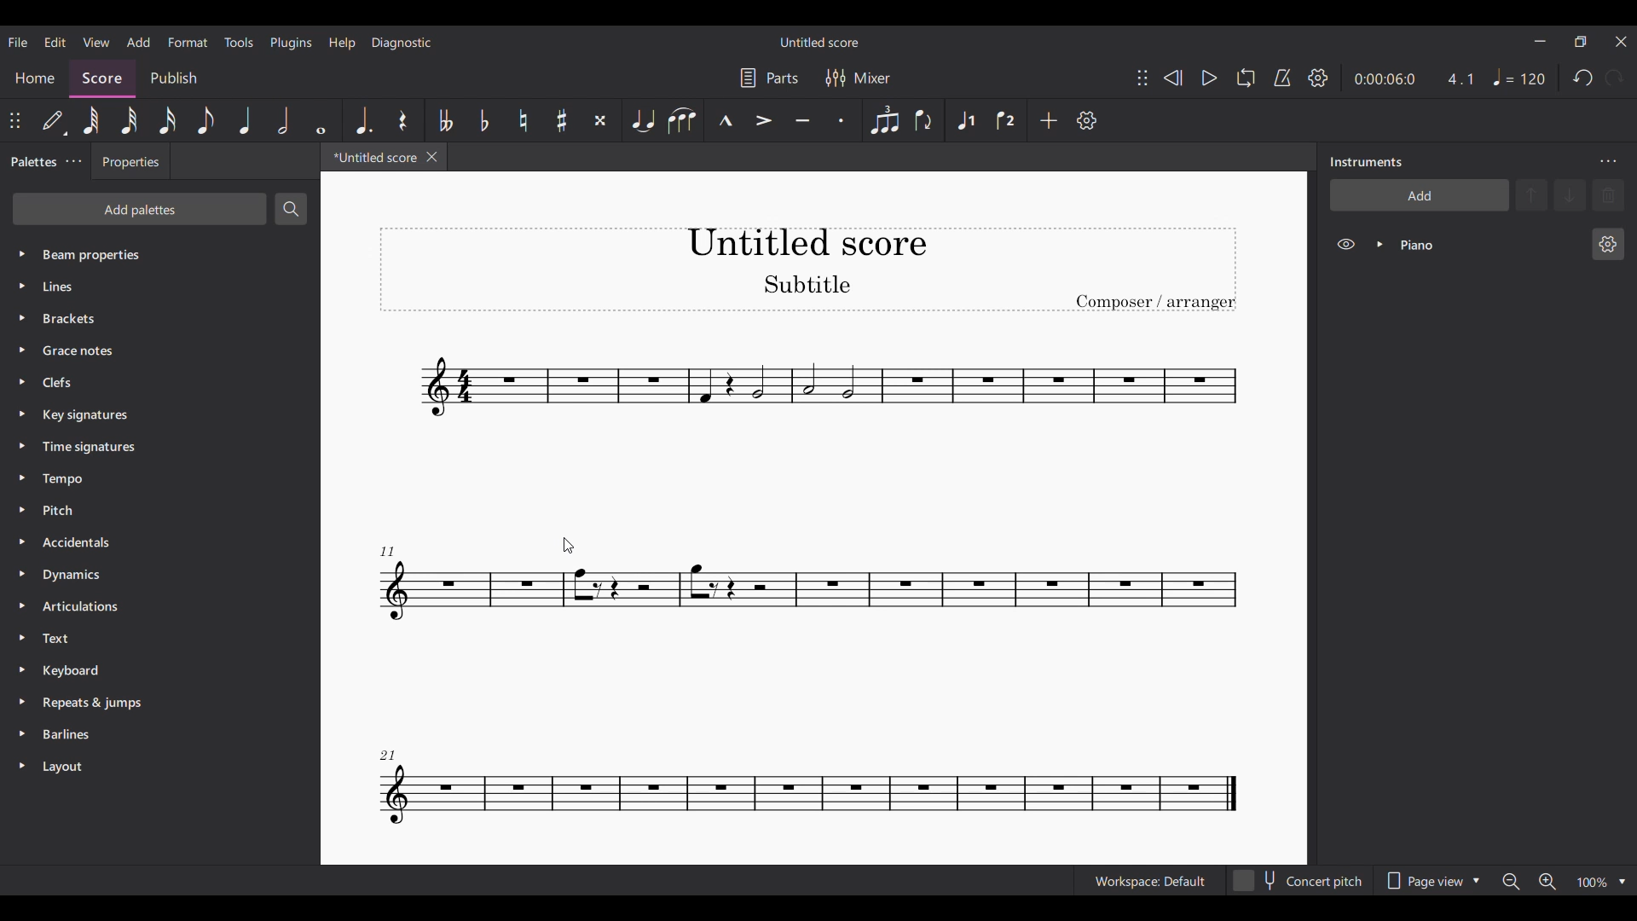 The height and width of the screenshot is (921, 1637). What do you see at coordinates (763, 121) in the screenshot?
I see `Accent` at bounding box center [763, 121].